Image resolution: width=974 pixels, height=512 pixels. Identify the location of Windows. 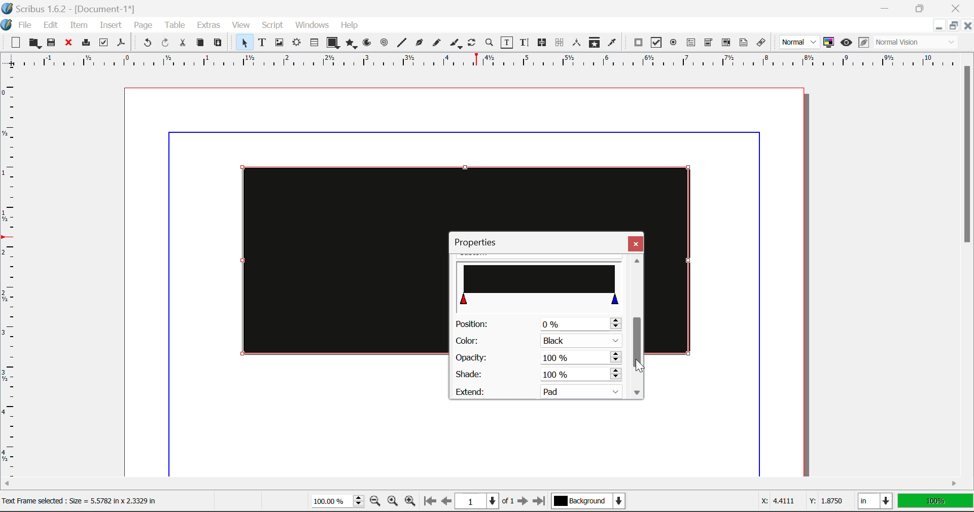
(311, 25).